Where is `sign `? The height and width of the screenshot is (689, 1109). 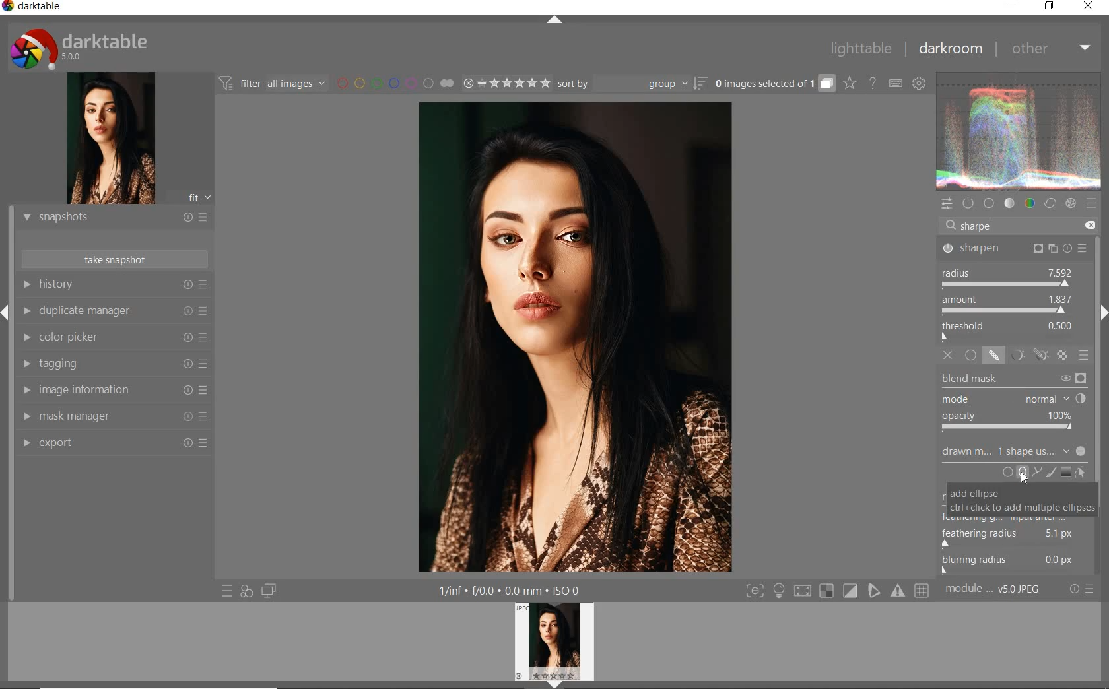
sign  is located at coordinates (925, 592).